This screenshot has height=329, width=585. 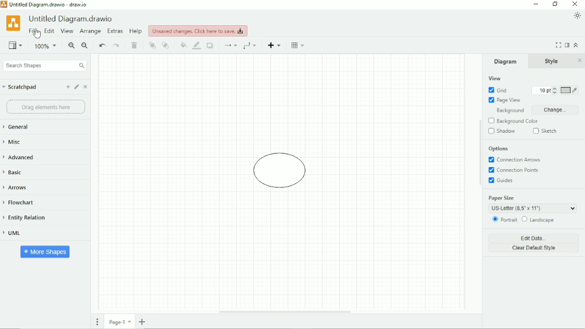 What do you see at coordinates (494, 78) in the screenshot?
I see `View` at bounding box center [494, 78].